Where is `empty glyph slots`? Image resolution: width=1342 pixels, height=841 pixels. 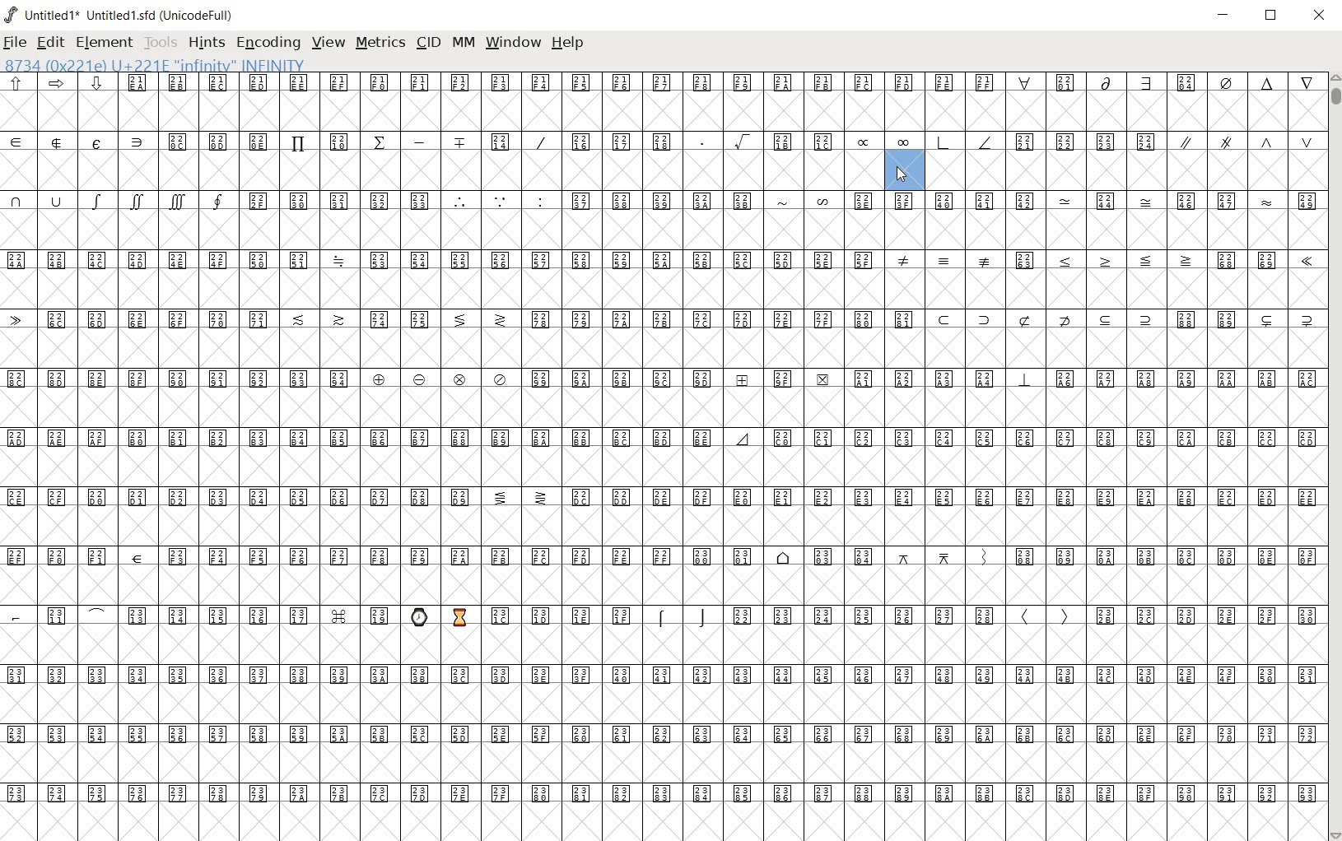 empty glyph slots is located at coordinates (664, 290).